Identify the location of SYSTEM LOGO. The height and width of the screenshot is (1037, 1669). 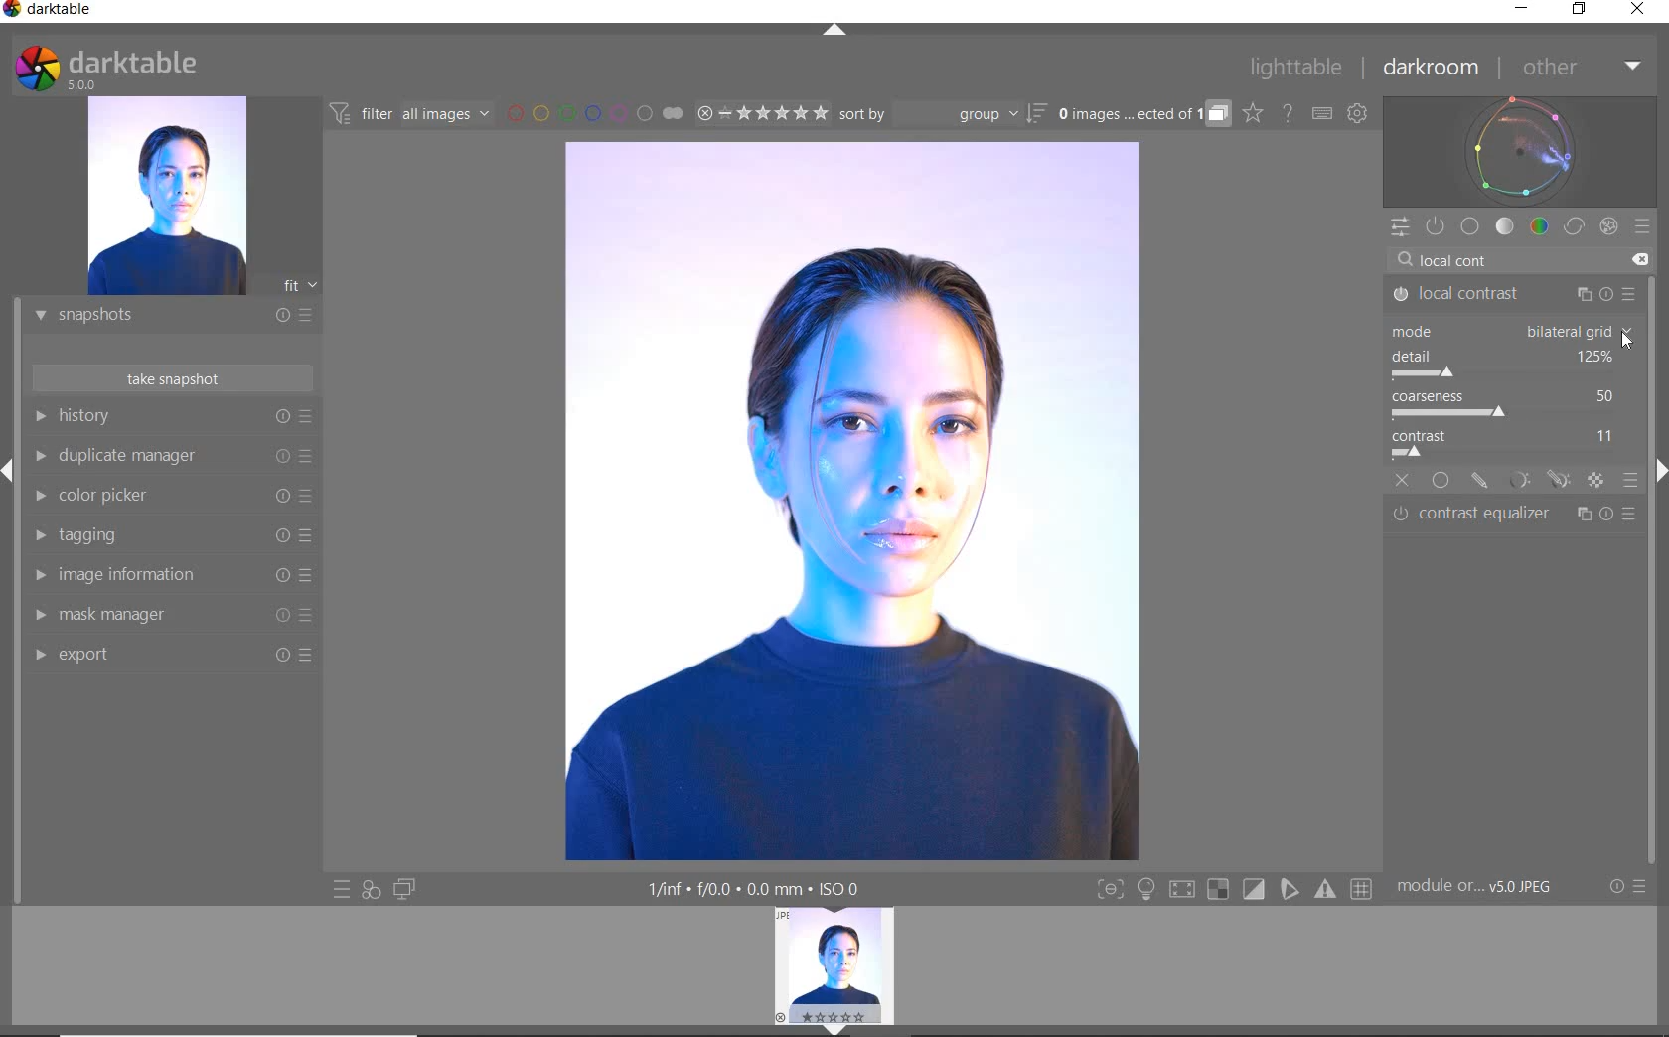
(105, 69).